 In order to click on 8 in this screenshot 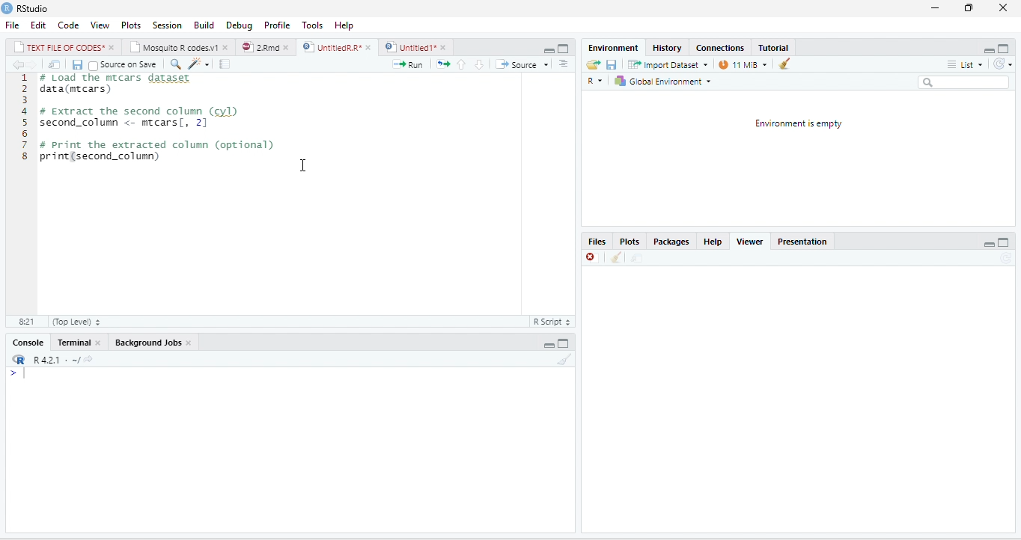, I will do `click(24, 156)`.